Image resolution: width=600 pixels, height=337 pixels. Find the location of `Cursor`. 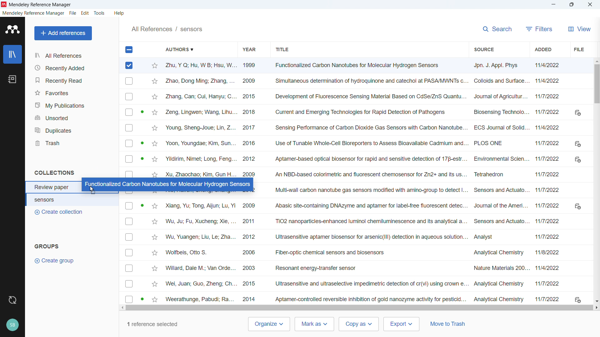

Cursor is located at coordinates (93, 191).